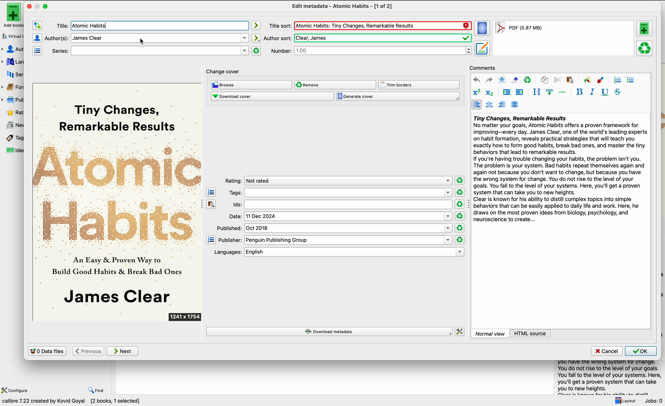 The image size is (665, 406). Describe the element at coordinates (37, 26) in the screenshot. I see `swap the author and title` at that location.